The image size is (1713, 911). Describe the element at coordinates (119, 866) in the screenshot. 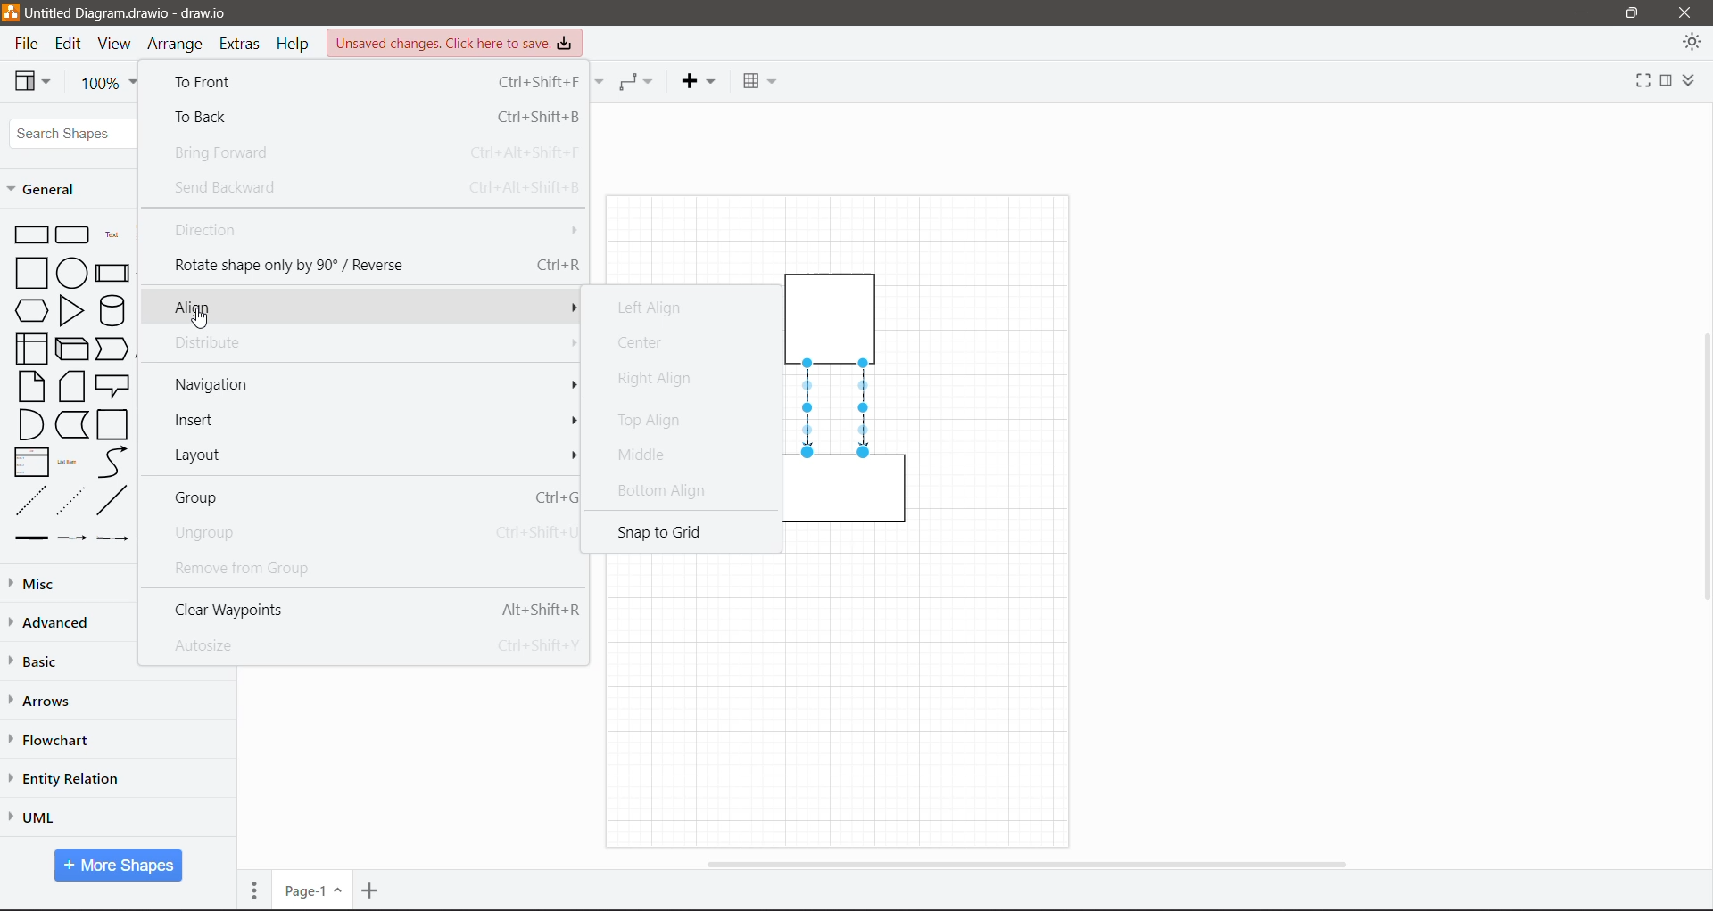

I see `More Shapes` at that location.